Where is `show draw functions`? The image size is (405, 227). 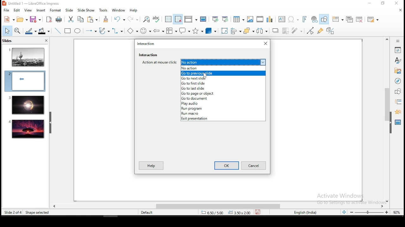 show draw functions is located at coordinates (325, 19).